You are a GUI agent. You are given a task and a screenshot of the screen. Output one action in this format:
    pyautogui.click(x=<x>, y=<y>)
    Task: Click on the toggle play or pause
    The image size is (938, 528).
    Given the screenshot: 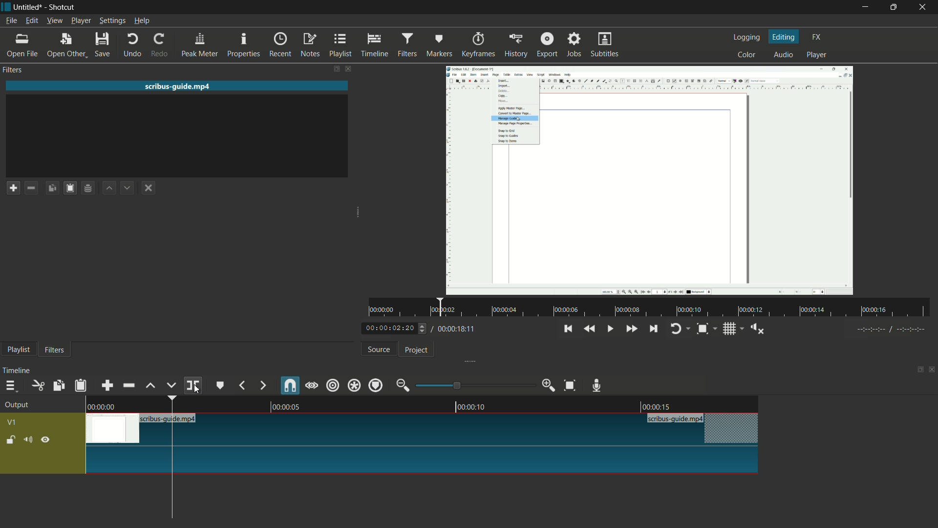 What is the action you would take?
    pyautogui.click(x=609, y=329)
    